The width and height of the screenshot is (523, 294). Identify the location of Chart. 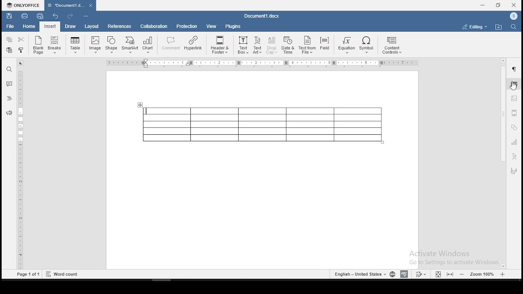
(148, 46).